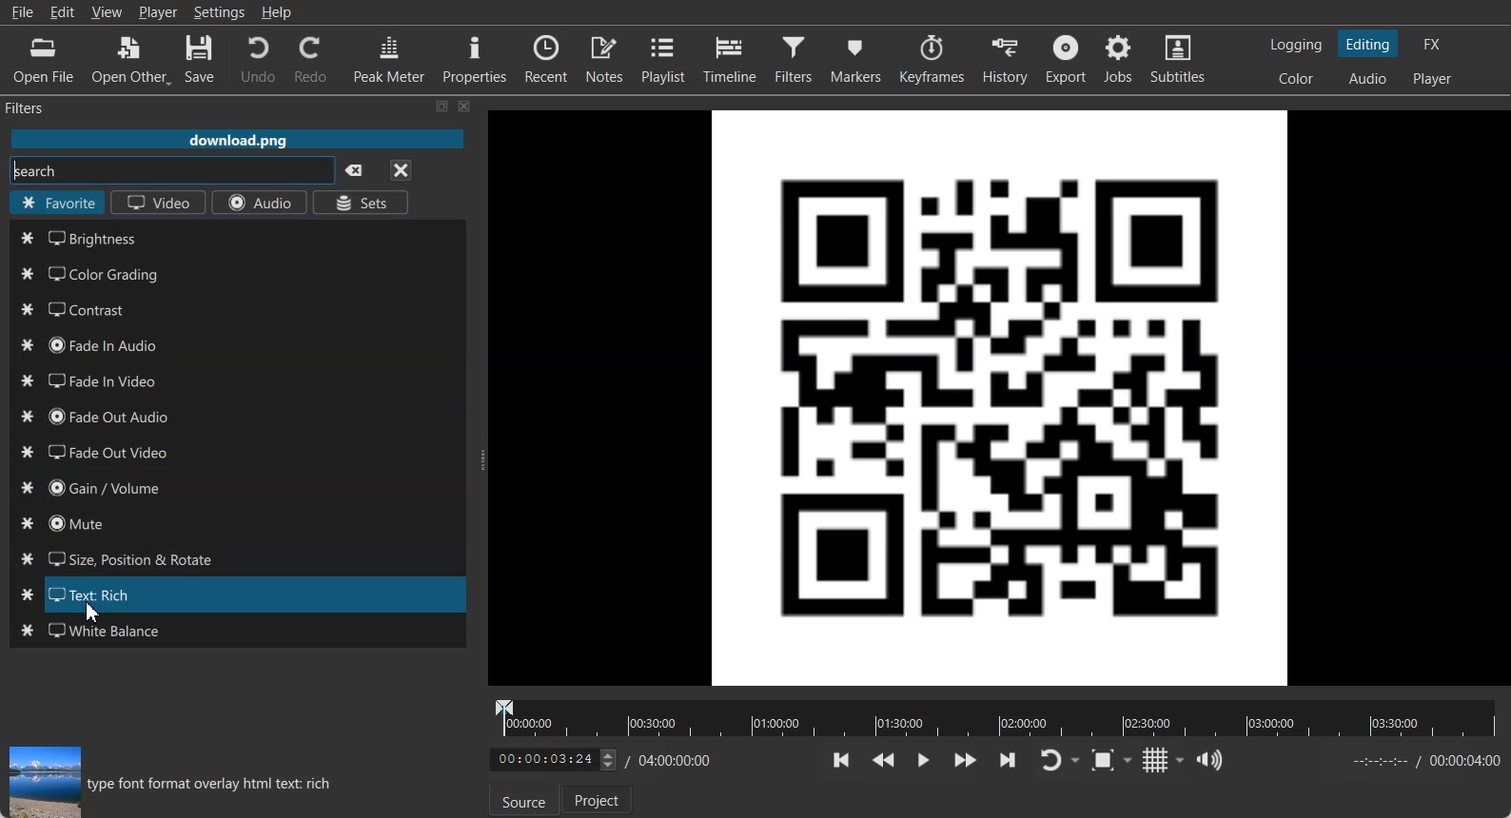  Describe the element at coordinates (1105, 761) in the screenshot. I see `Toggle Zoom` at that location.